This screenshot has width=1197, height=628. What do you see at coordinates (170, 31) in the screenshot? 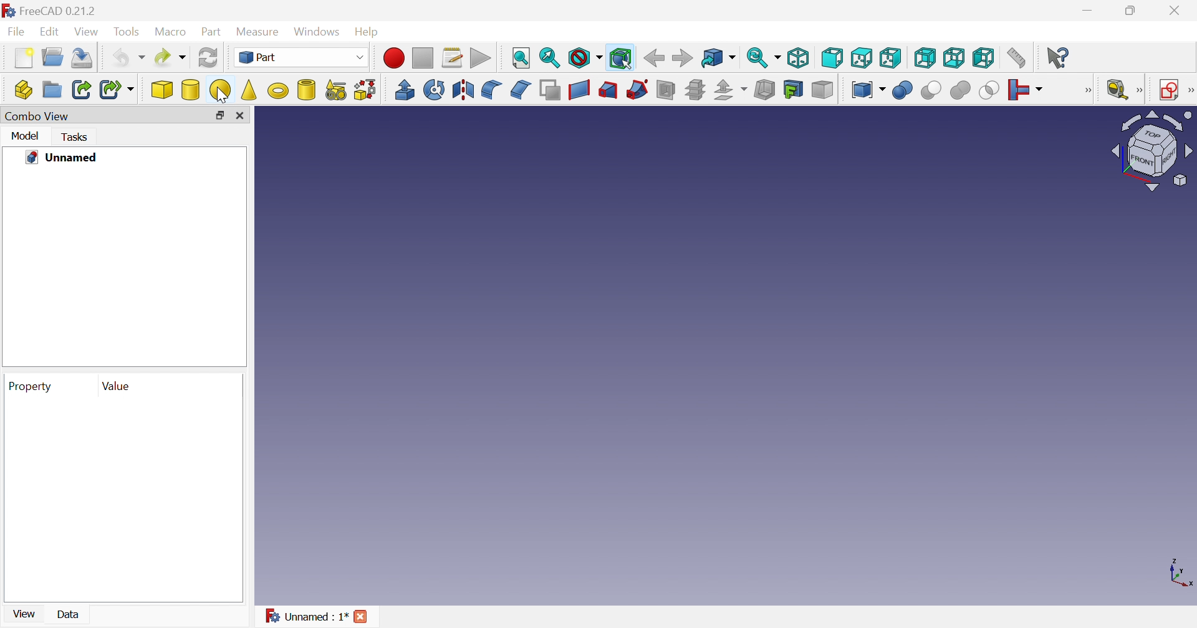
I see `Macro` at bounding box center [170, 31].